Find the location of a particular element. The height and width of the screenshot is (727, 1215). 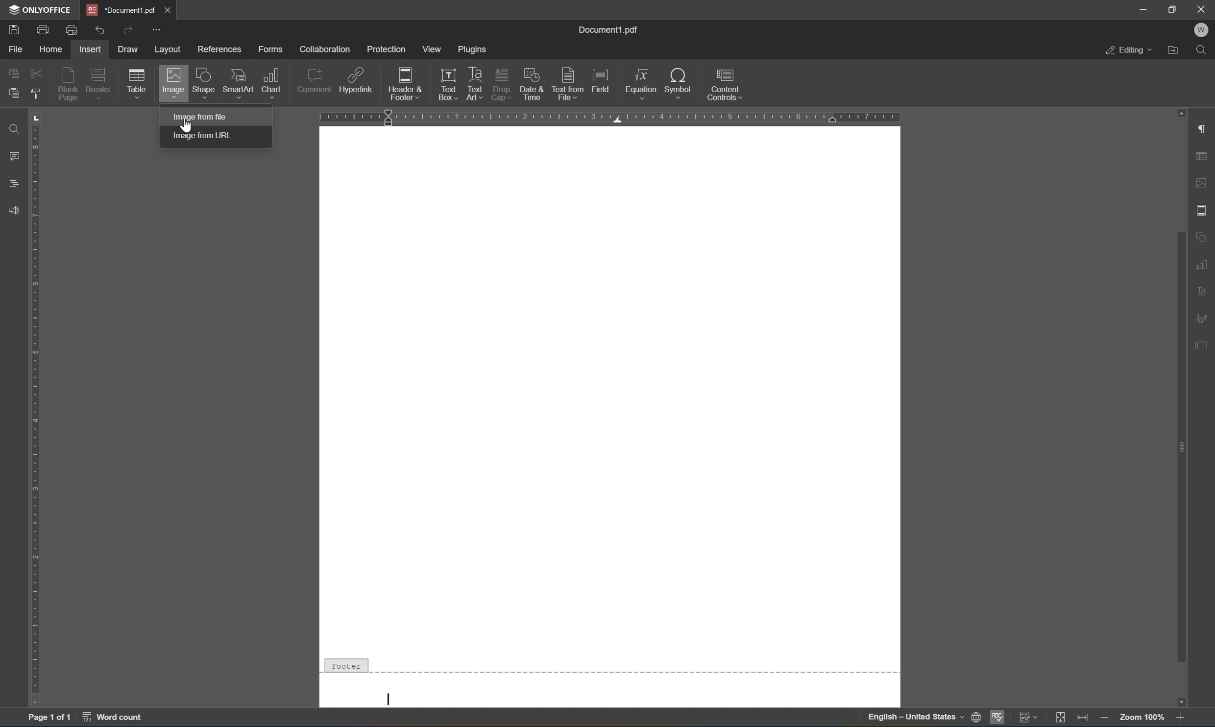

zoom 100% is located at coordinates (1141, 718).